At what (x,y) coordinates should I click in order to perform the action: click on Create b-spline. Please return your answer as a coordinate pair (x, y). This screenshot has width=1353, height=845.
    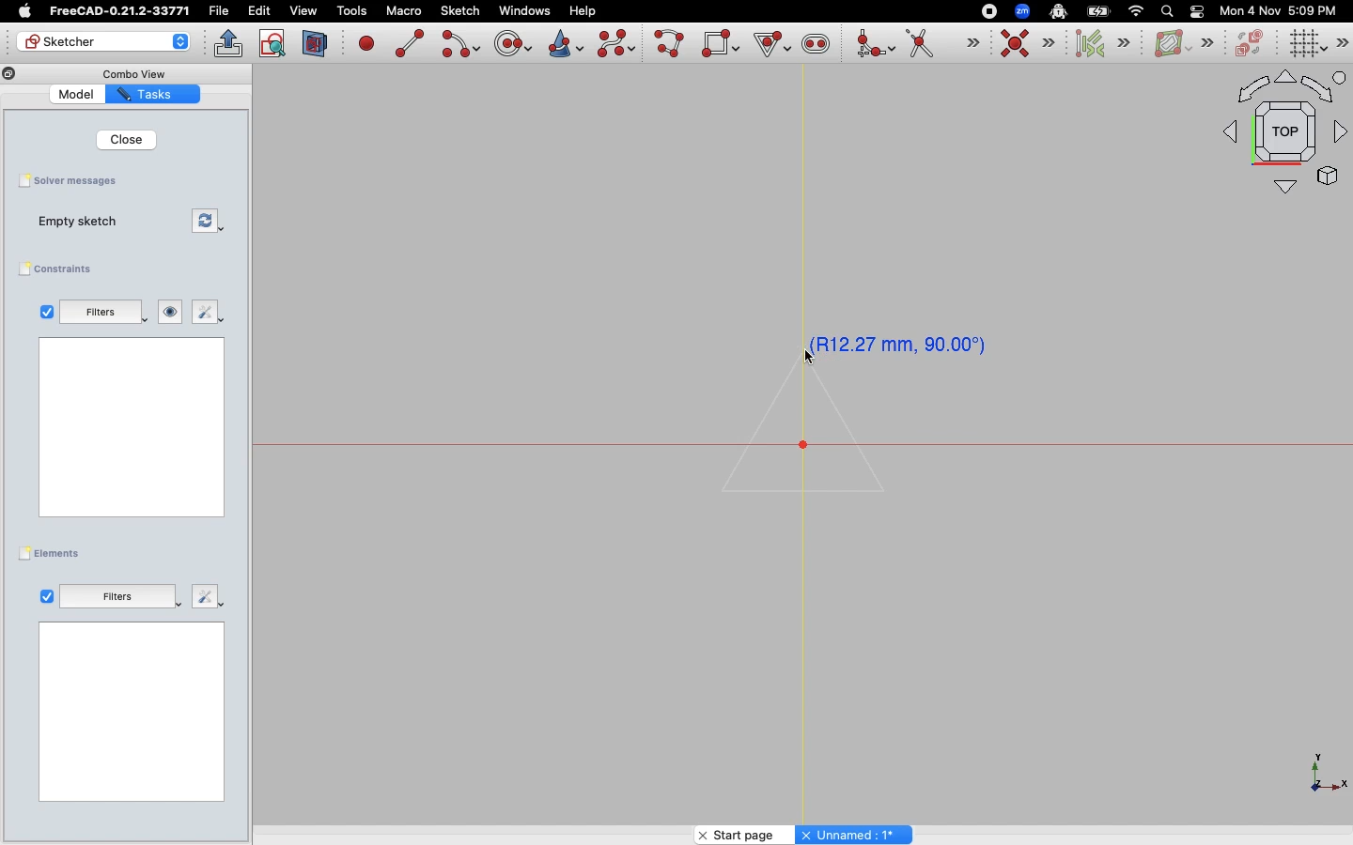
    Looking at the image, I should click on (616, 43).